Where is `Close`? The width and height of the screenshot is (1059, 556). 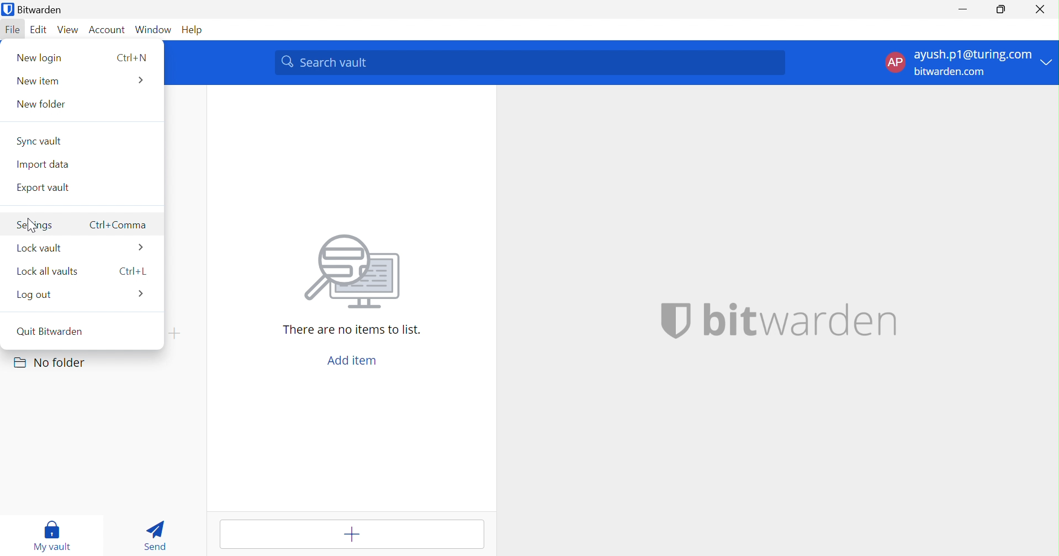 Close is located at coordinates (1040, 8).